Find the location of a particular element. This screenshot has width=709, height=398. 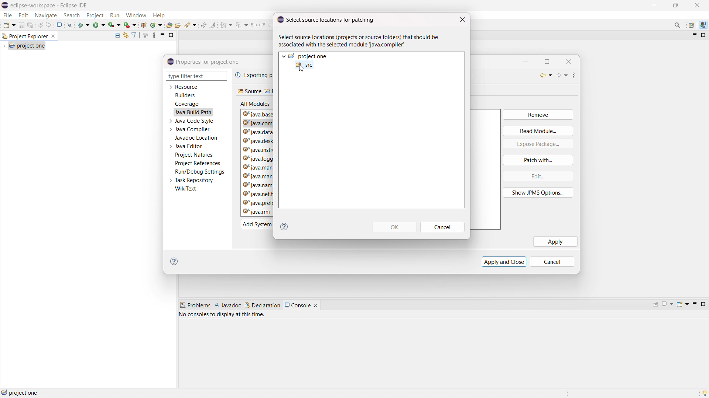

help is located at coordinates (284, 227).